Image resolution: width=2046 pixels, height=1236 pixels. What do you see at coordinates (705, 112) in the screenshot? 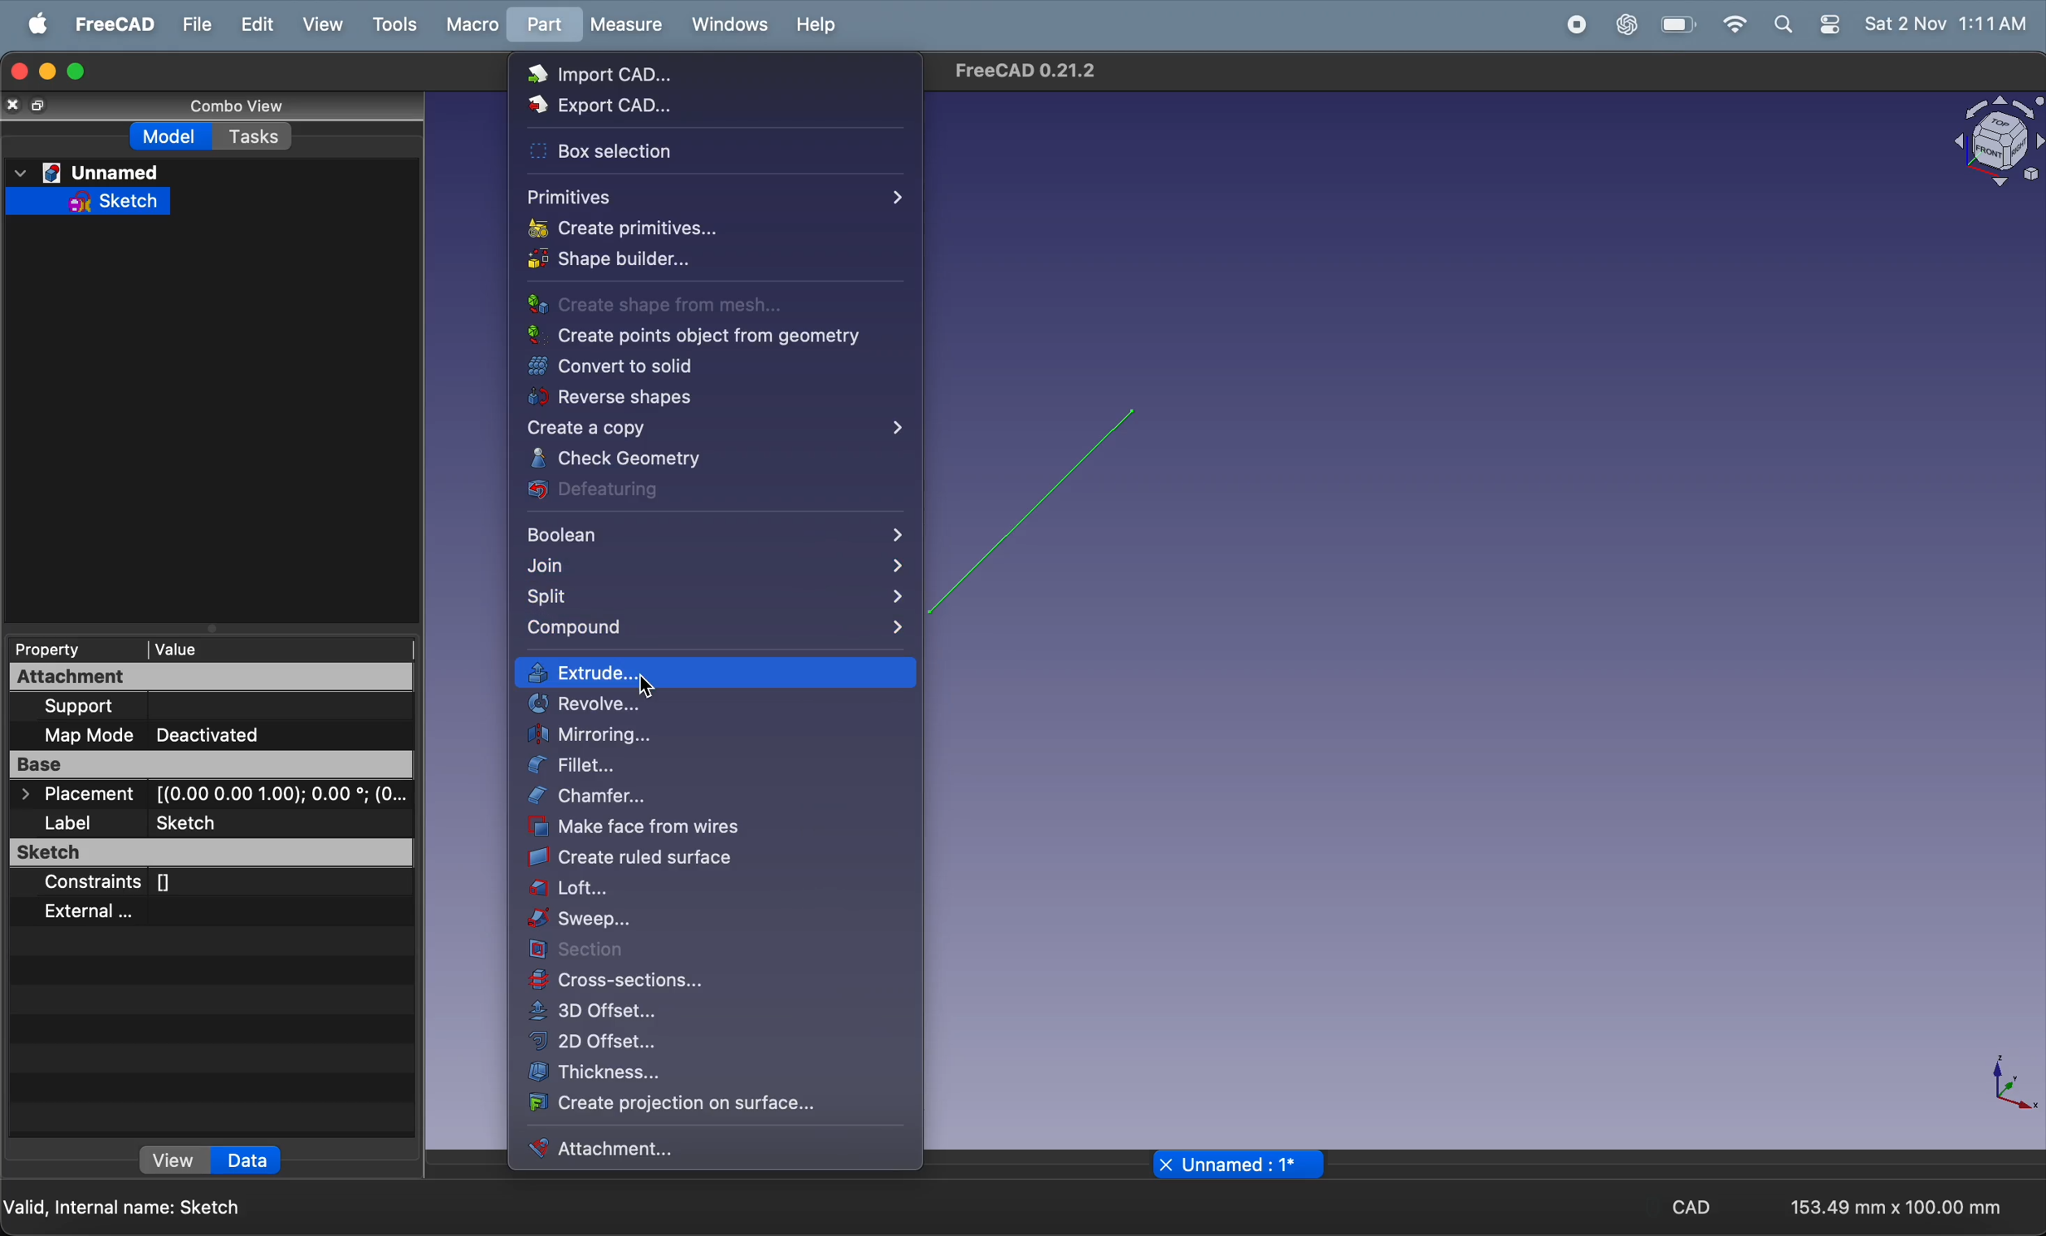
I see `export cad...` at bounding box center [705, 112].